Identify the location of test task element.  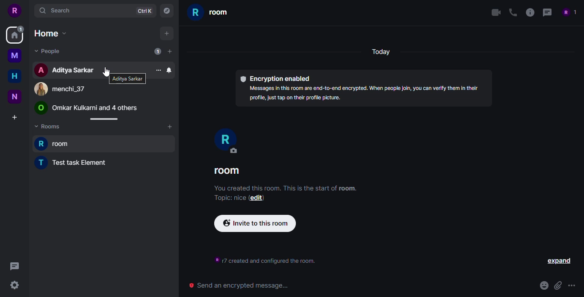
(74, 162).